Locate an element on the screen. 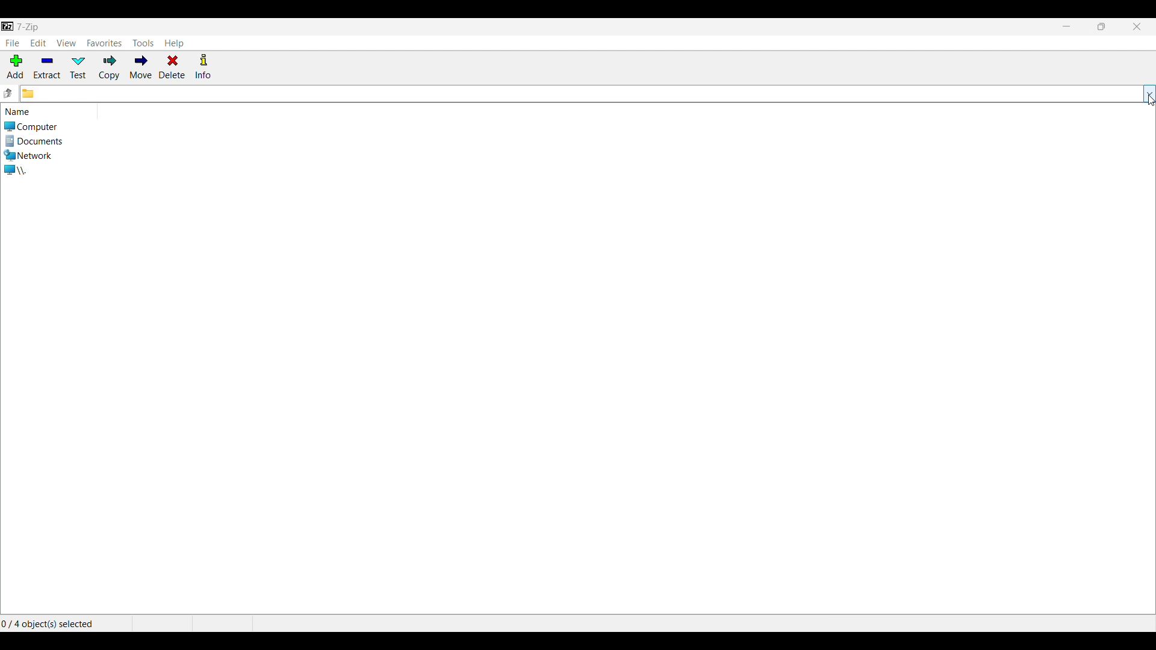 The width and height of the screenshot is (1156, 650). List folder options  is located at coordinates (1149, 94).